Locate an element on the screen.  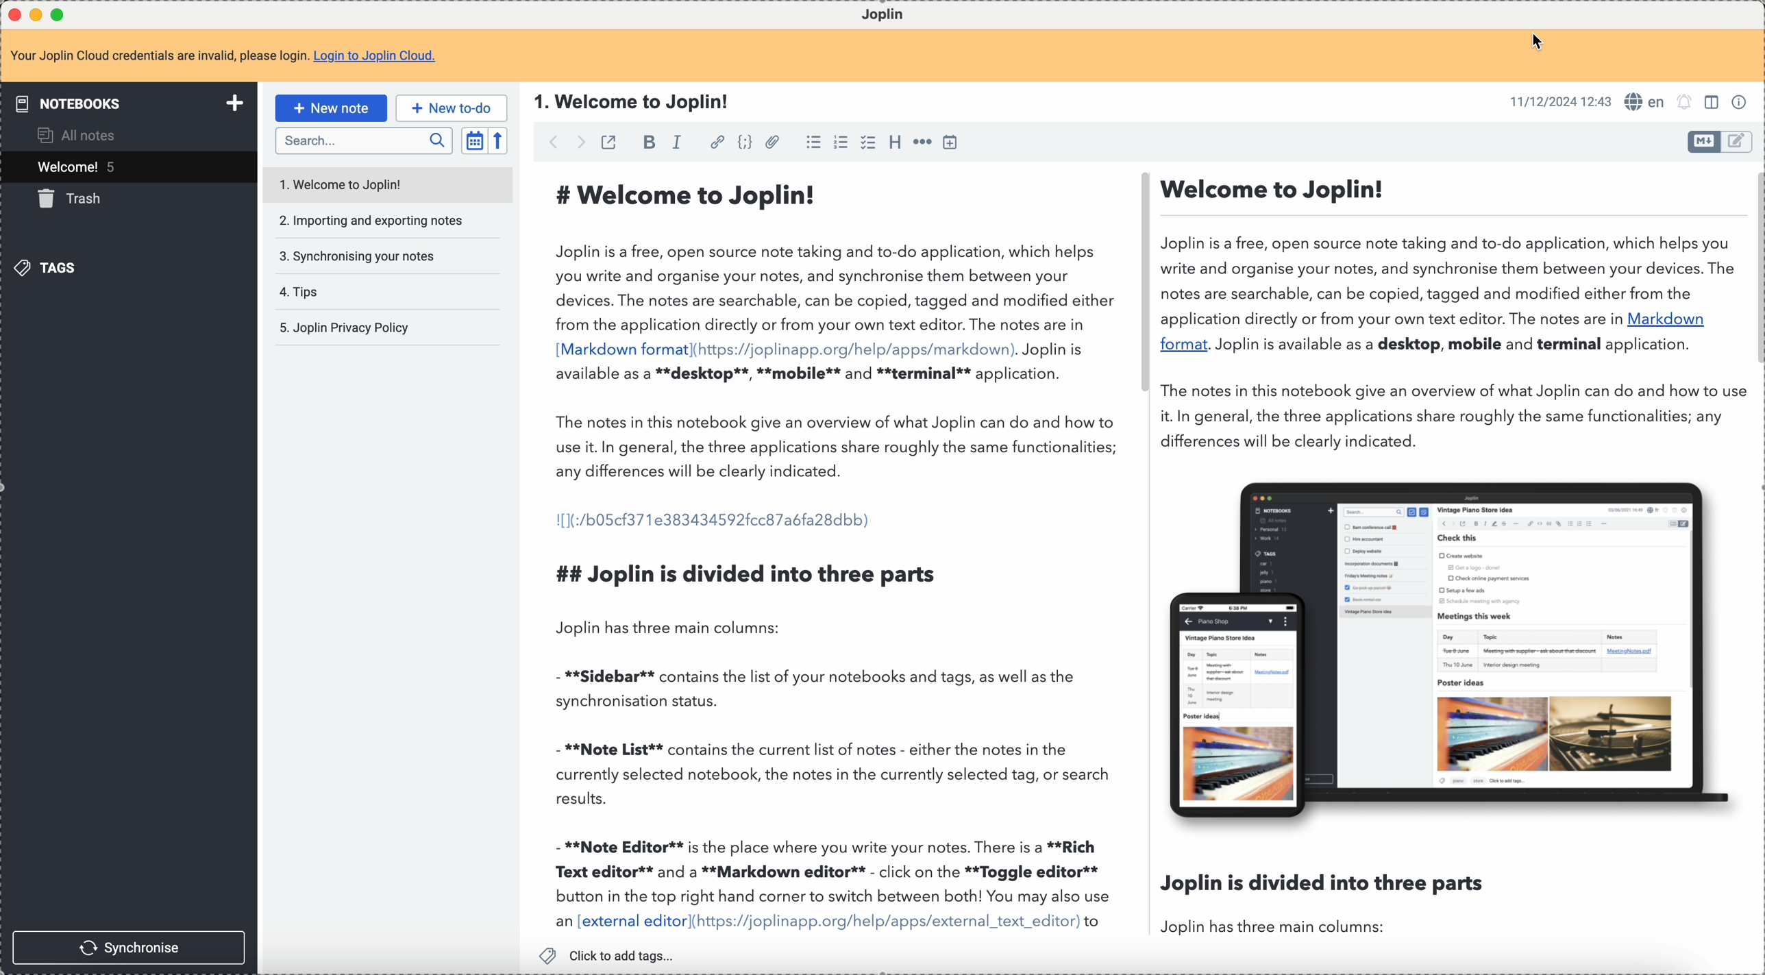
Welcome to Joplin! is located at coordinates (1278, 189).